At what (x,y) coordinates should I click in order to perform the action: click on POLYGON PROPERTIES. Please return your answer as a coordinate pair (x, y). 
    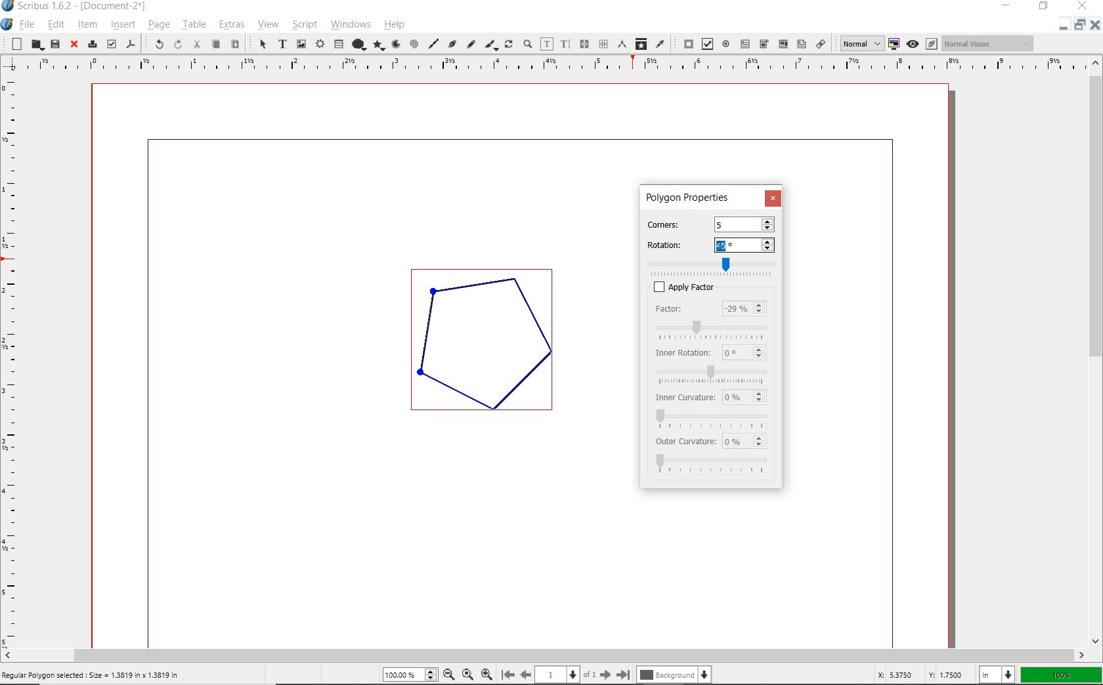
    Looking at the image, I should click on (687, 197).